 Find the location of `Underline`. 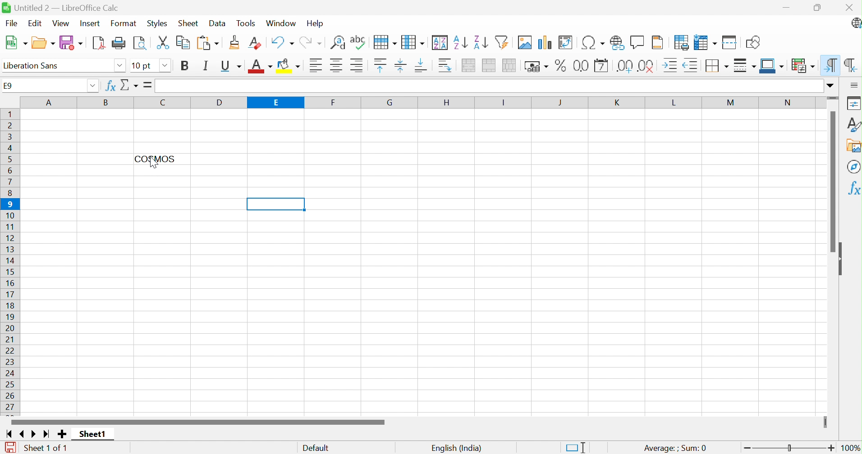

Underline is located at coordinates (231, 67).